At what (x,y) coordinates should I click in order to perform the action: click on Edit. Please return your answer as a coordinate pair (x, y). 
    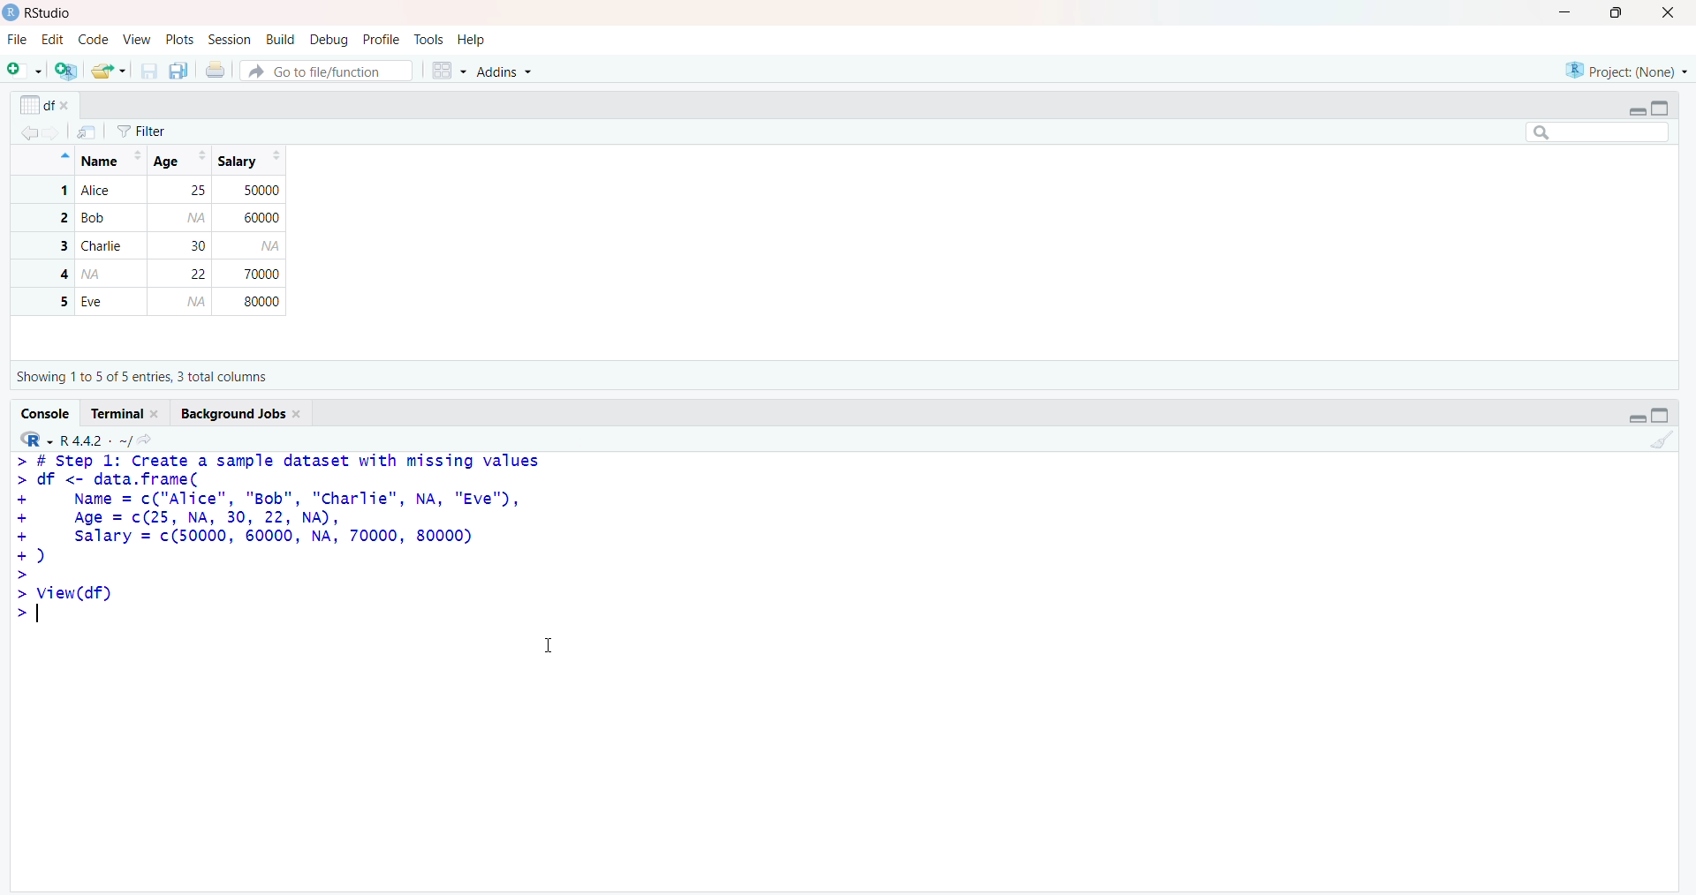
    Looking at the image, I should click on (54, 41).